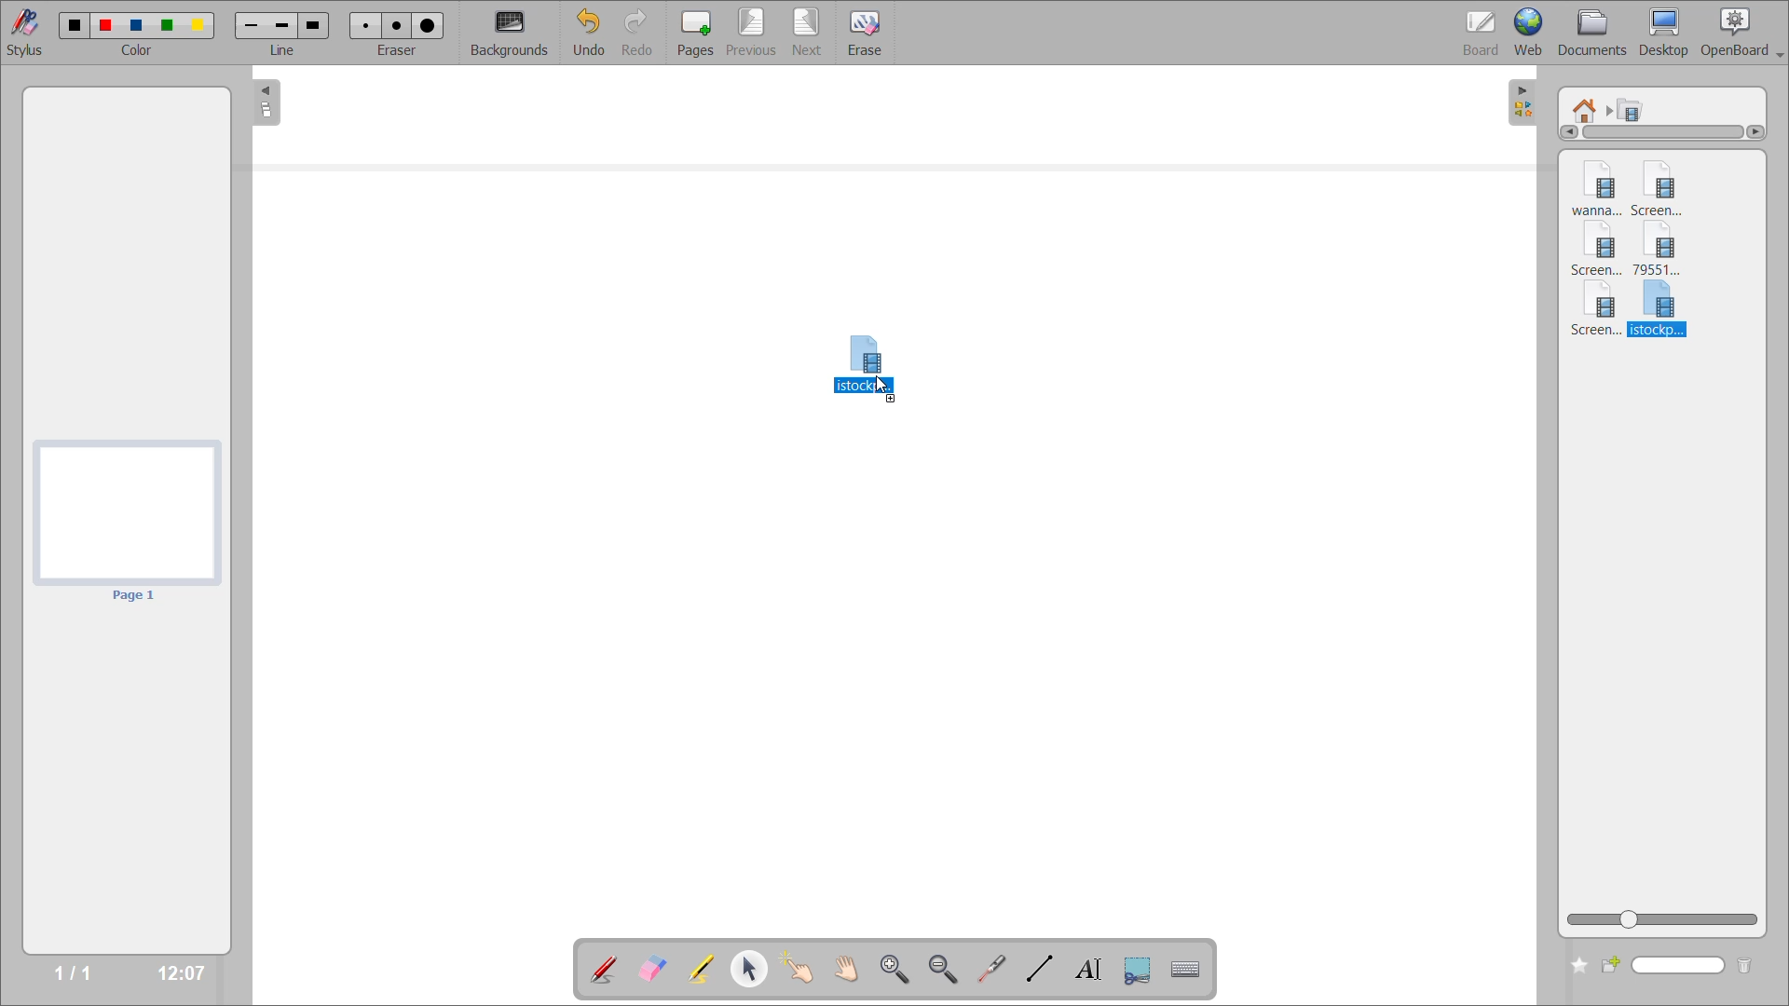 The width and height of the screenshot is (1789, 1006). I want to click on erase, so click(867, 34).